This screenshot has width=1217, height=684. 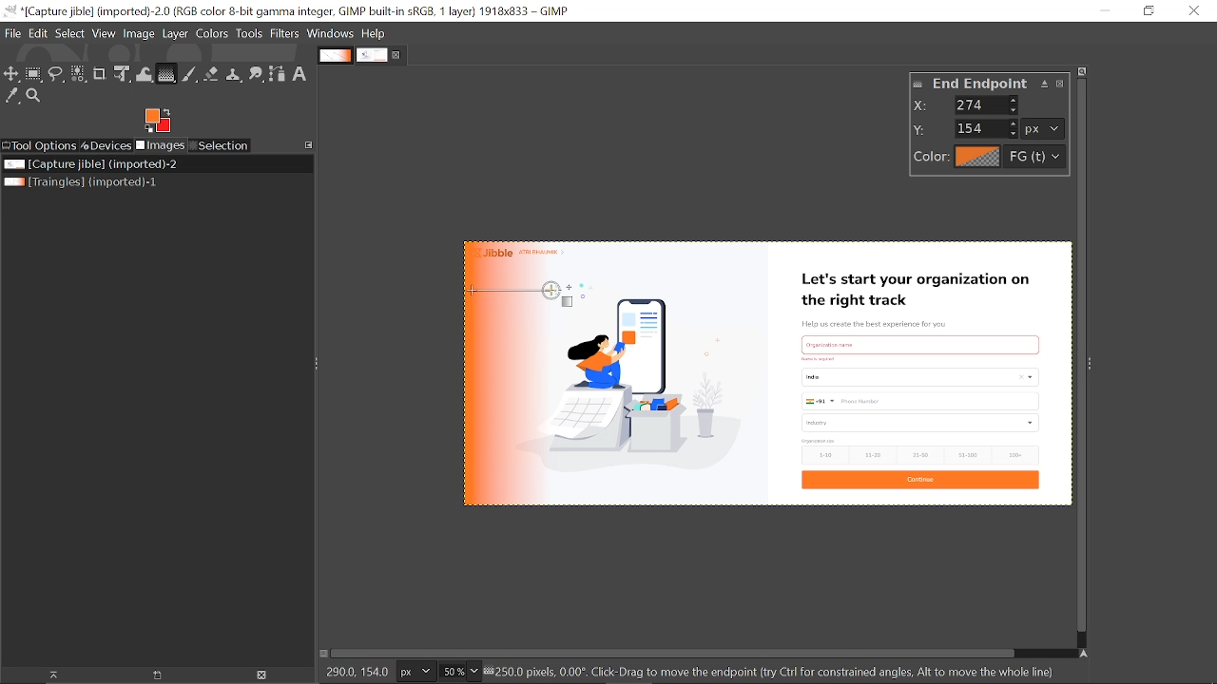 What do you see at coordinates (105, 33) in the screenshot?
I see `View` at bounding box center [105, 33].